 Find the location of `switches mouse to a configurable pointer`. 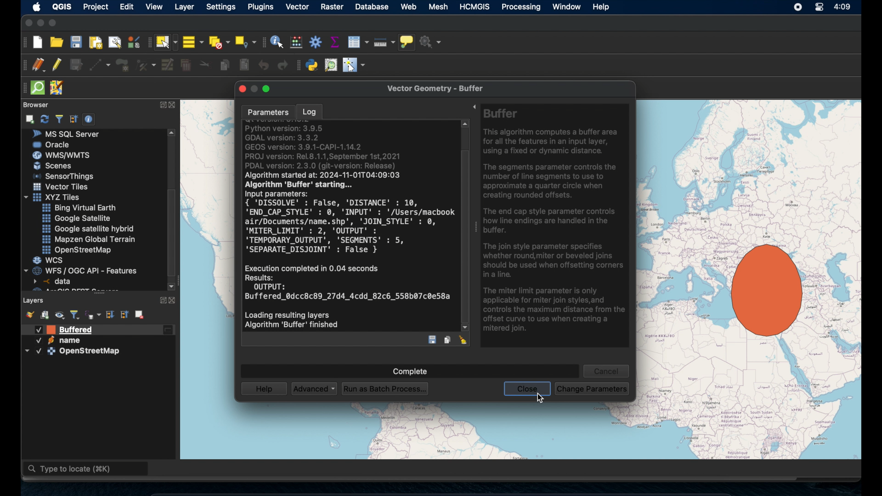

switches mouse to a configurable pointer is located at coordinates (354, 65).